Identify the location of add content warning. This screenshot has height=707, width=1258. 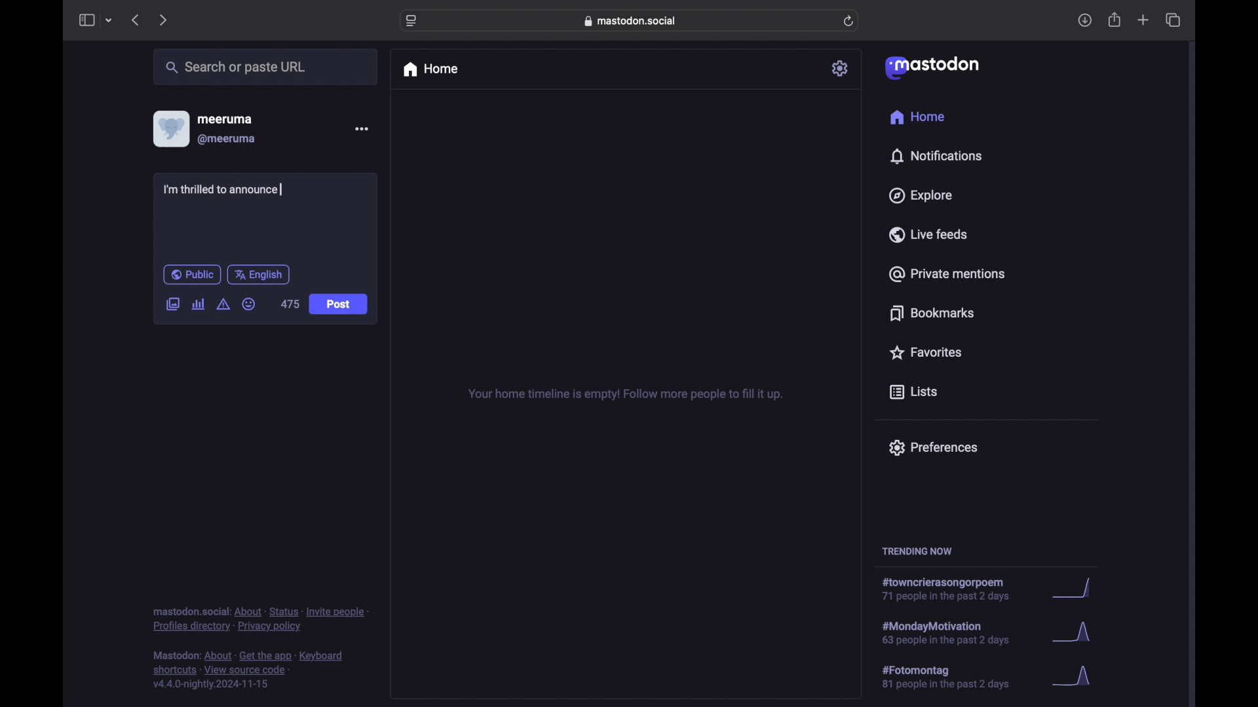
(225, 304).